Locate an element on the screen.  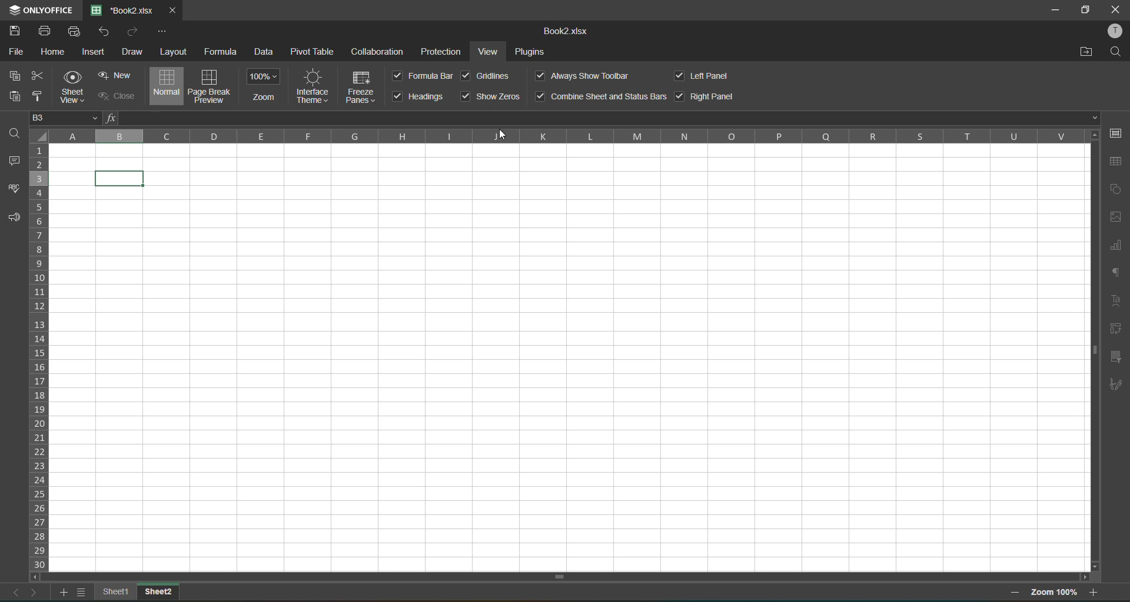
copy is located at coordinates (18, 76).